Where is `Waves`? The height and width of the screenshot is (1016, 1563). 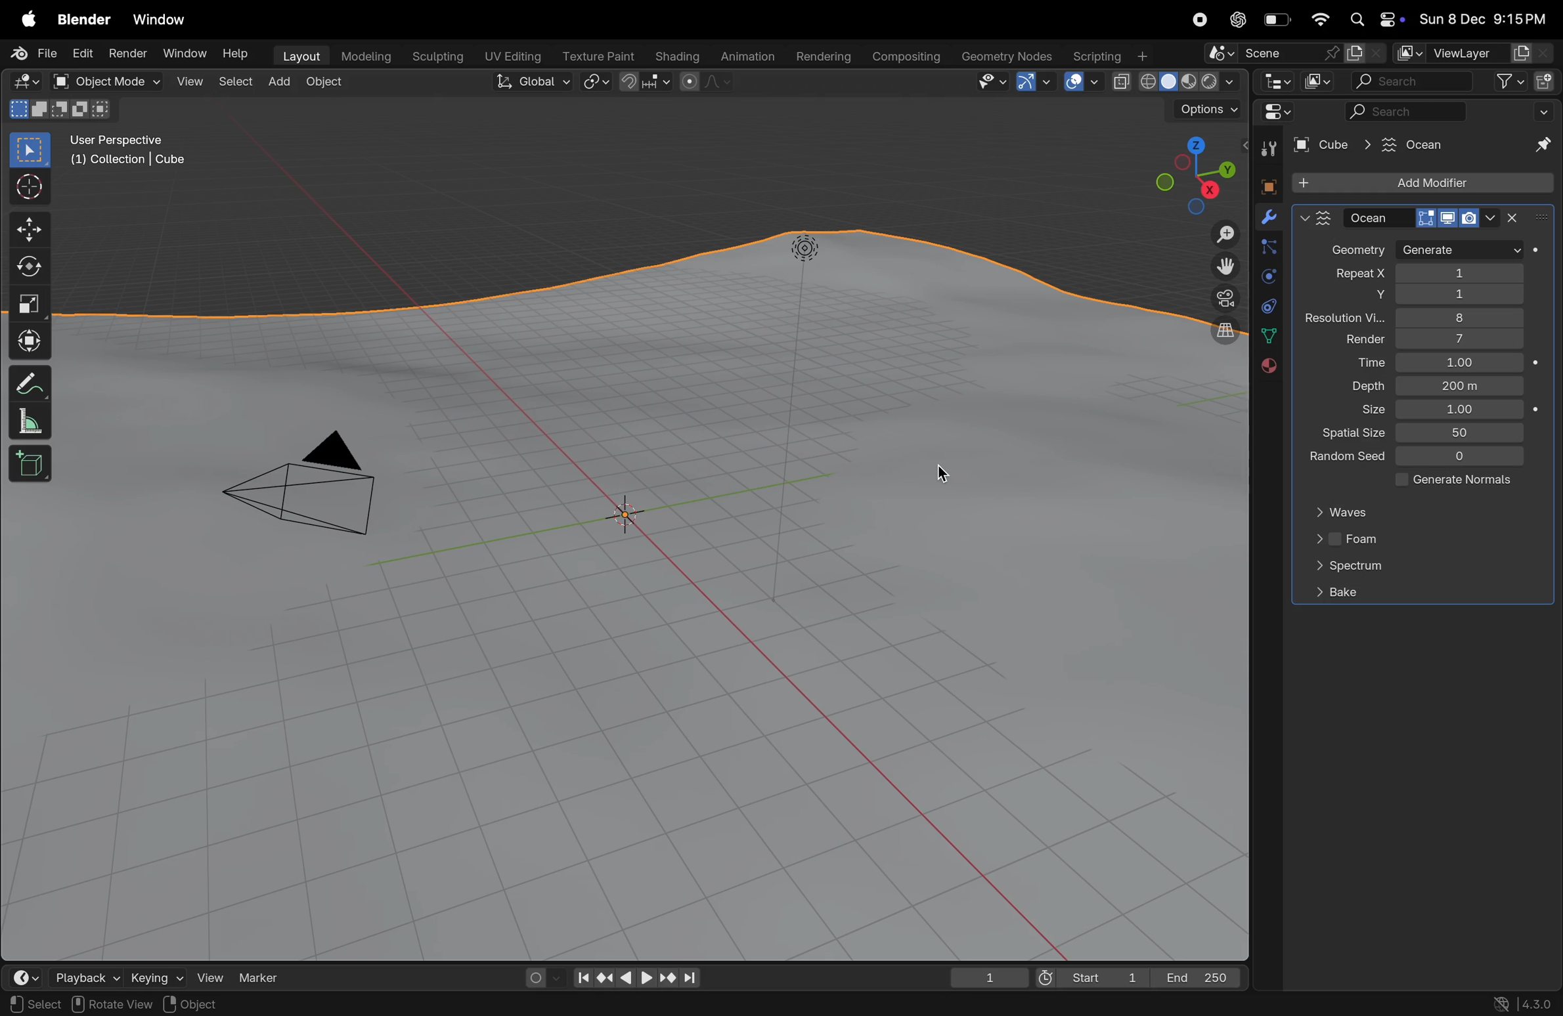 Waves is located at coordinates (1348, 513).